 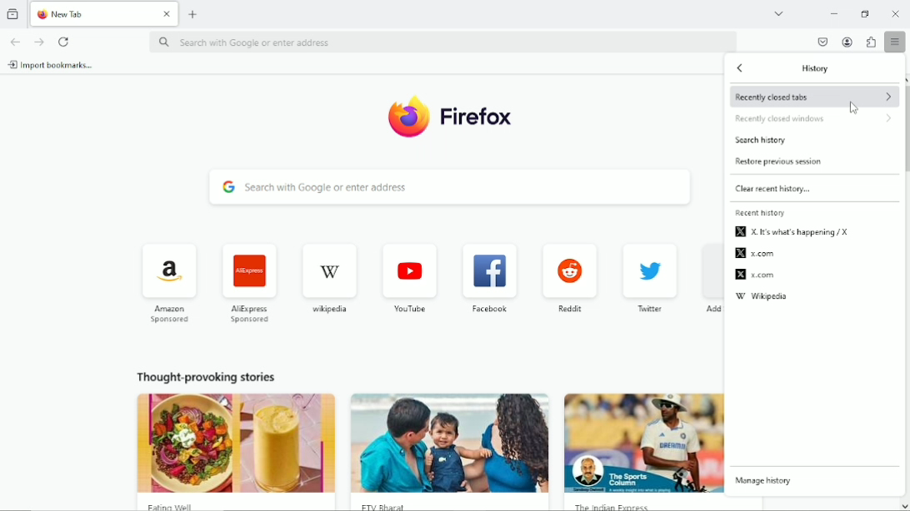 What do you see at coordinates (821, 41) in the screenshot?
I see `save to pocket` at bounding box center [821, 41].